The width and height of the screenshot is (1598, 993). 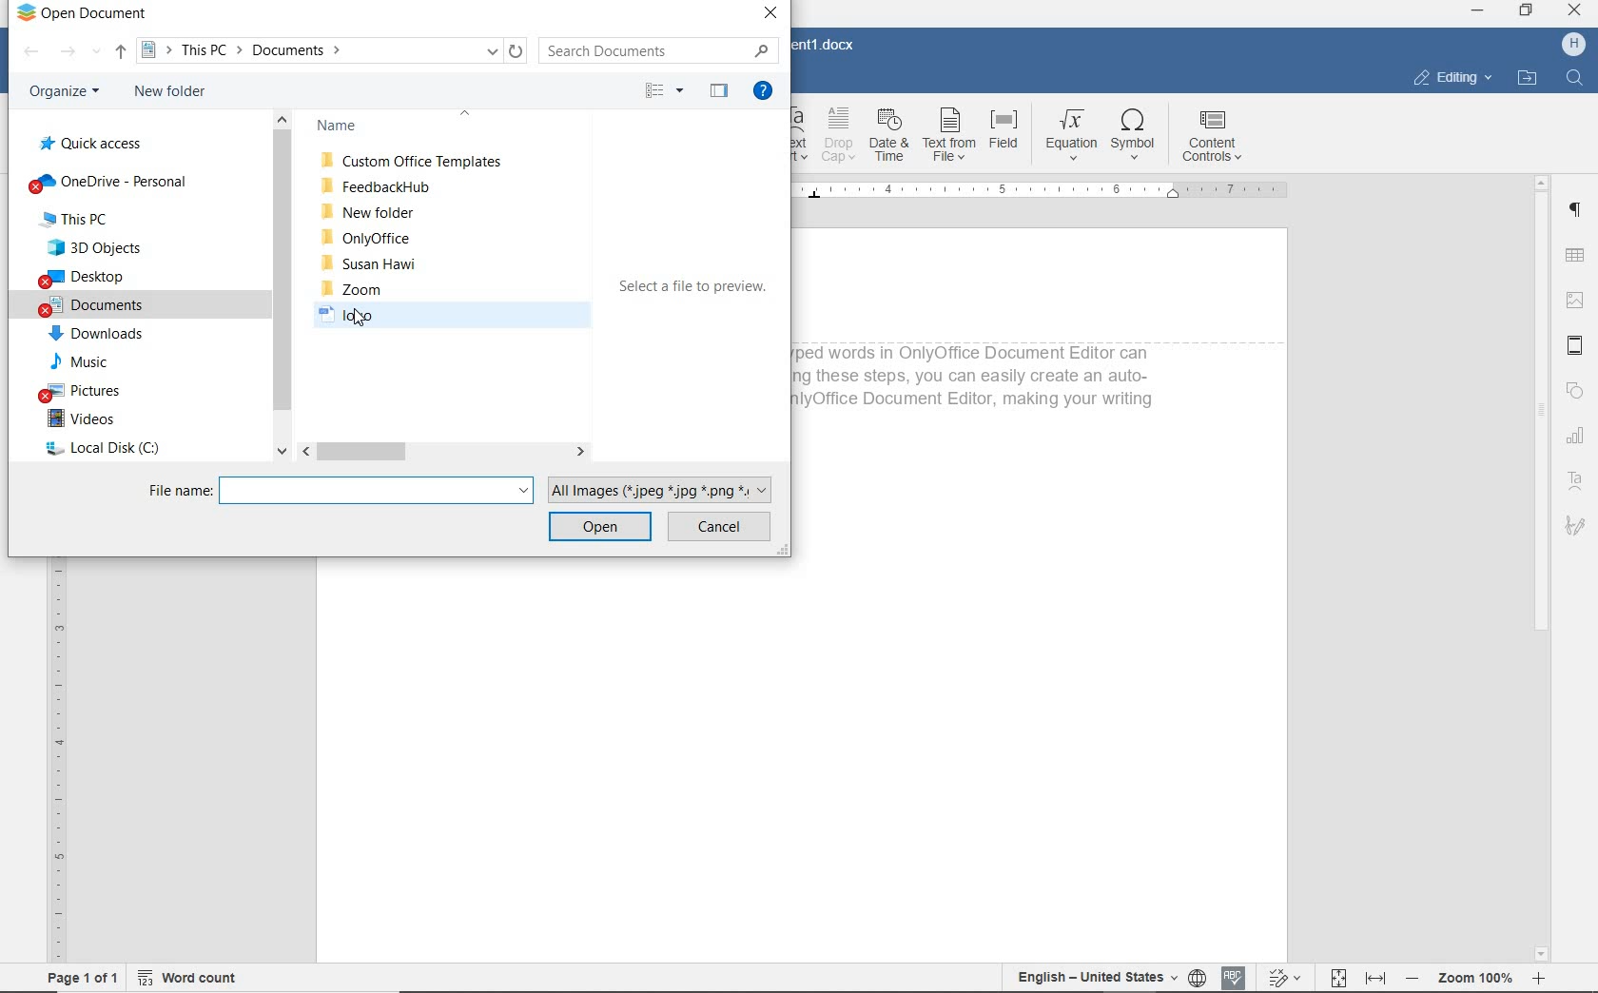 What do you see at coordinates (1283, 977) in the screenshot?
I see `Track changes` at bounding box center [1283, 977].